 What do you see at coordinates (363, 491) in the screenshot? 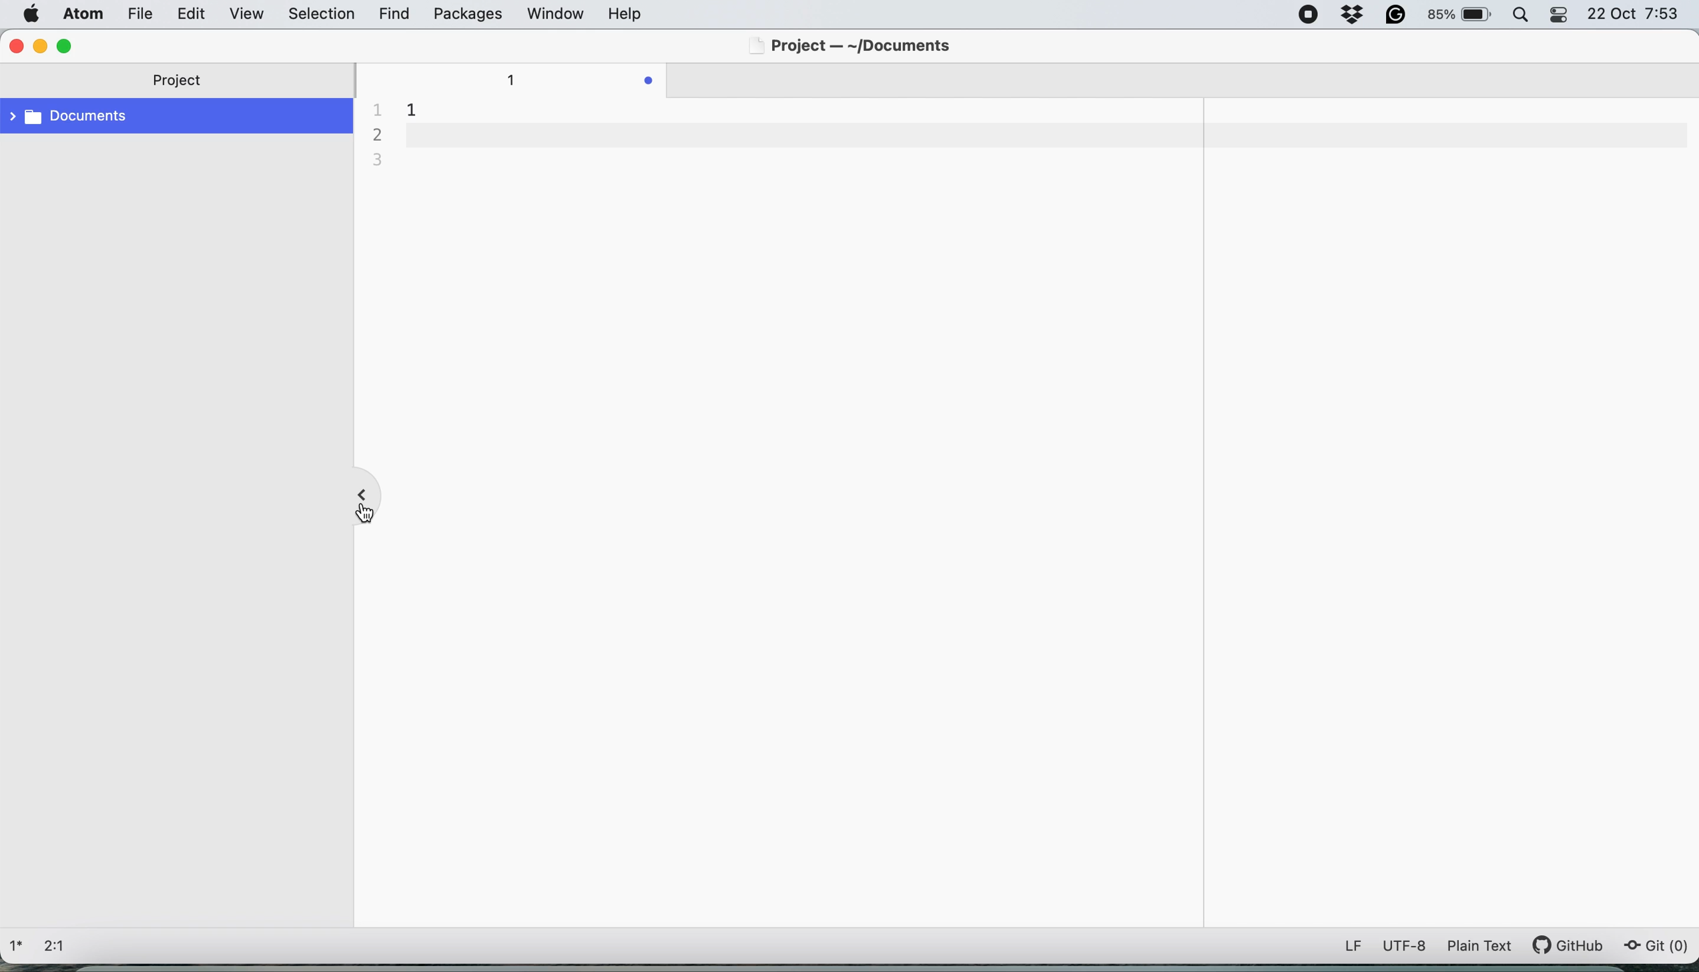
I see `collapse/expand` at bounding box center [363, 491].